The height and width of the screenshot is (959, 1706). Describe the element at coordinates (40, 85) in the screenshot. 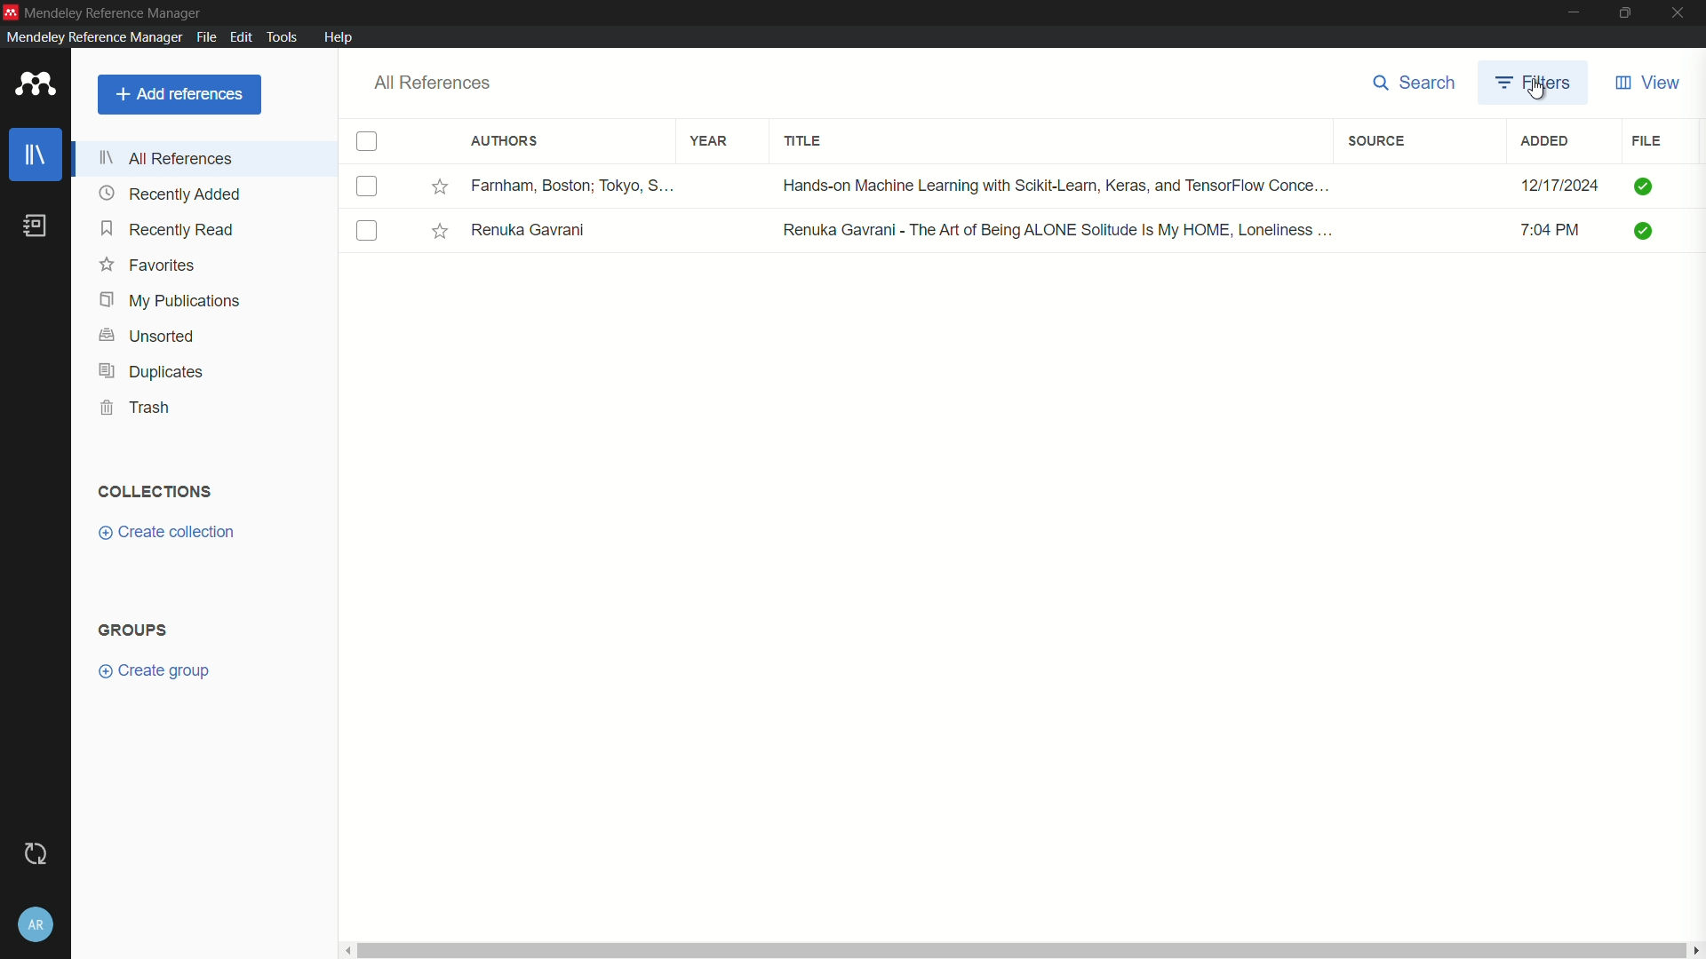

I see `app icon` at that location.